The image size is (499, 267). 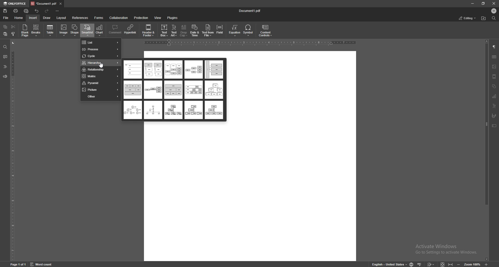 I want to click on hierarchy smart art, so click(x=213, y=110).